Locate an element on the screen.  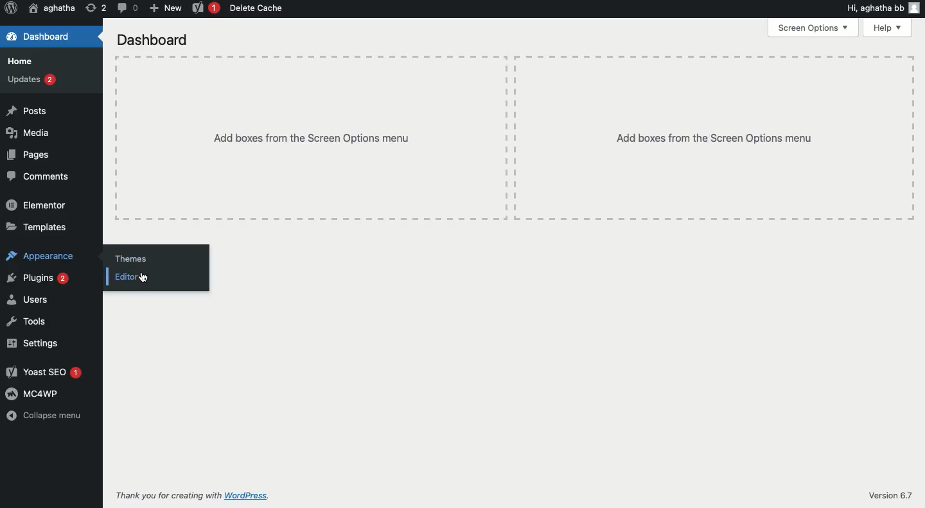
Screen options is located at coordinates (814, 27).